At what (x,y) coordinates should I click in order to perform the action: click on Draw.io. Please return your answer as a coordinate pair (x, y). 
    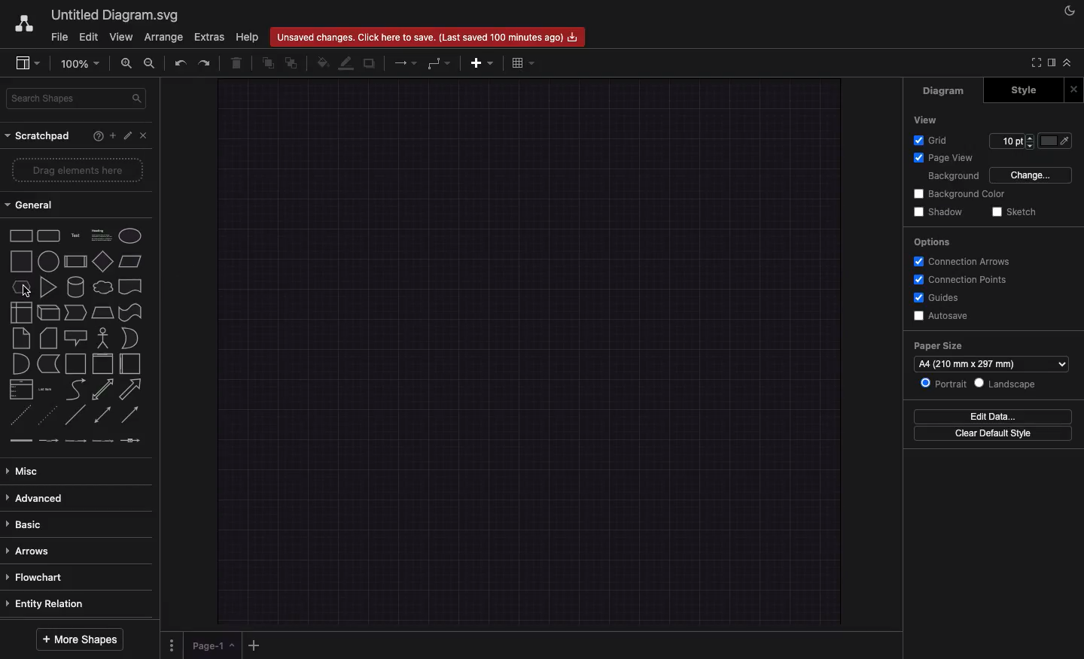
    Looking at the image, I should click on (23, 26).